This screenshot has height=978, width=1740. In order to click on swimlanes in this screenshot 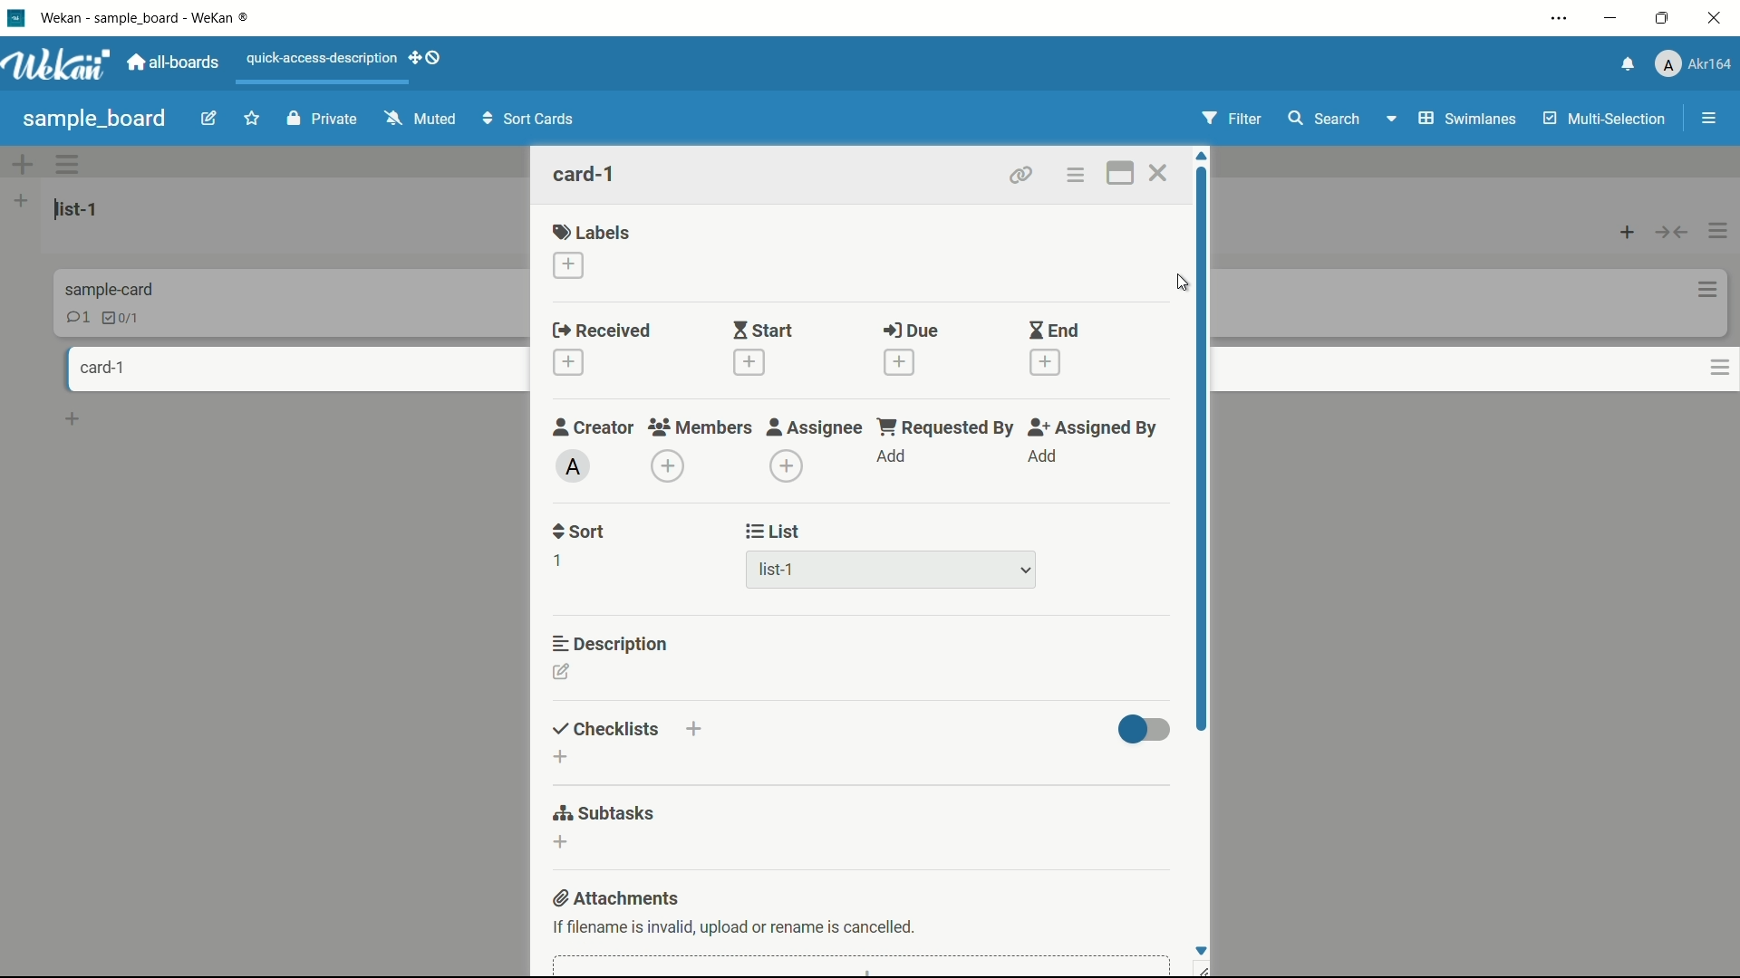, I will do `click(1450, 119)`.